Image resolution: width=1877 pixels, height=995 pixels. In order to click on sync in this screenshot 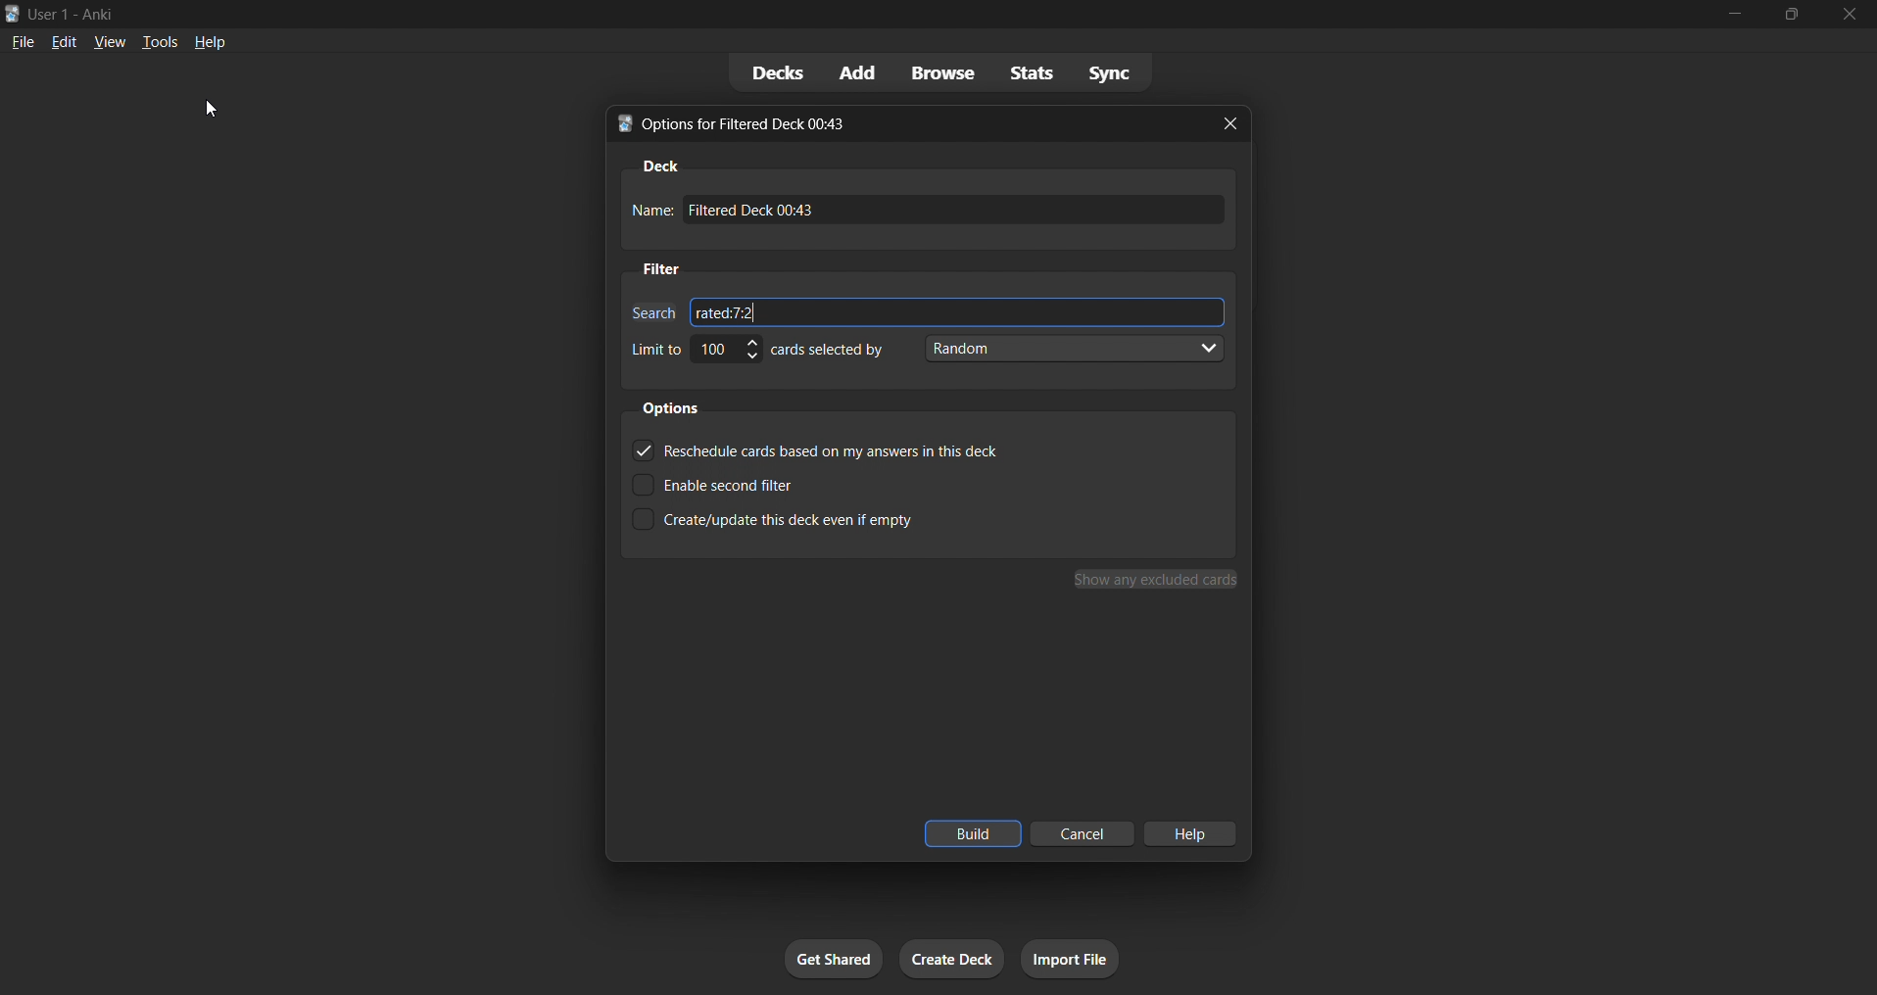, I will do `click(1112, 71)`.